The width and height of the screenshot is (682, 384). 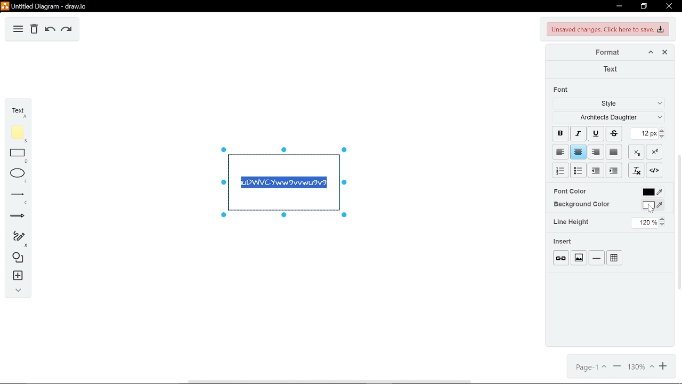 What do you see at coordinates (607, 105) in the screenshot?
I see `style` at bounding box center [607, 105].